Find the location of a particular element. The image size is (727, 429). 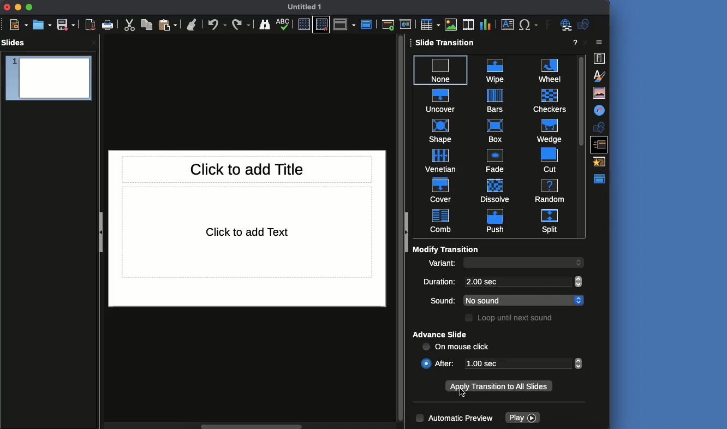

Image is located at coordinates (451, 23).